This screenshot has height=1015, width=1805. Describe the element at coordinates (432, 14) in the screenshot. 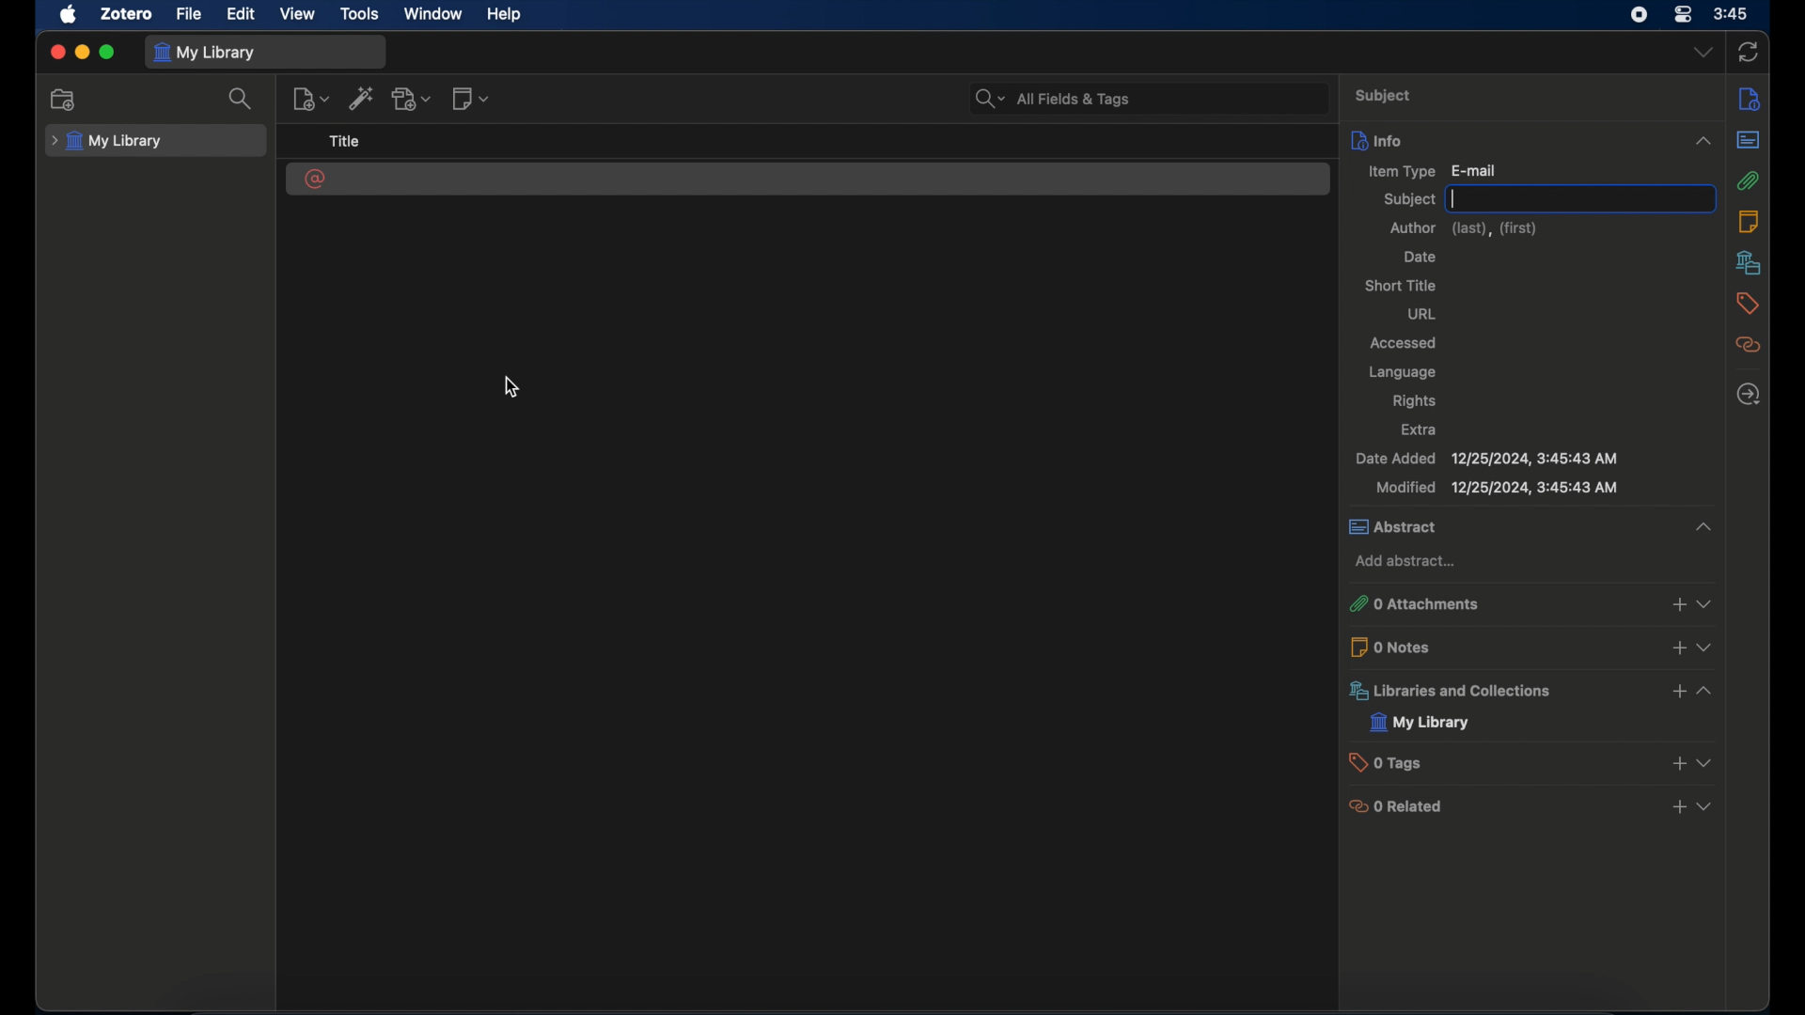

I see `window` at that location.